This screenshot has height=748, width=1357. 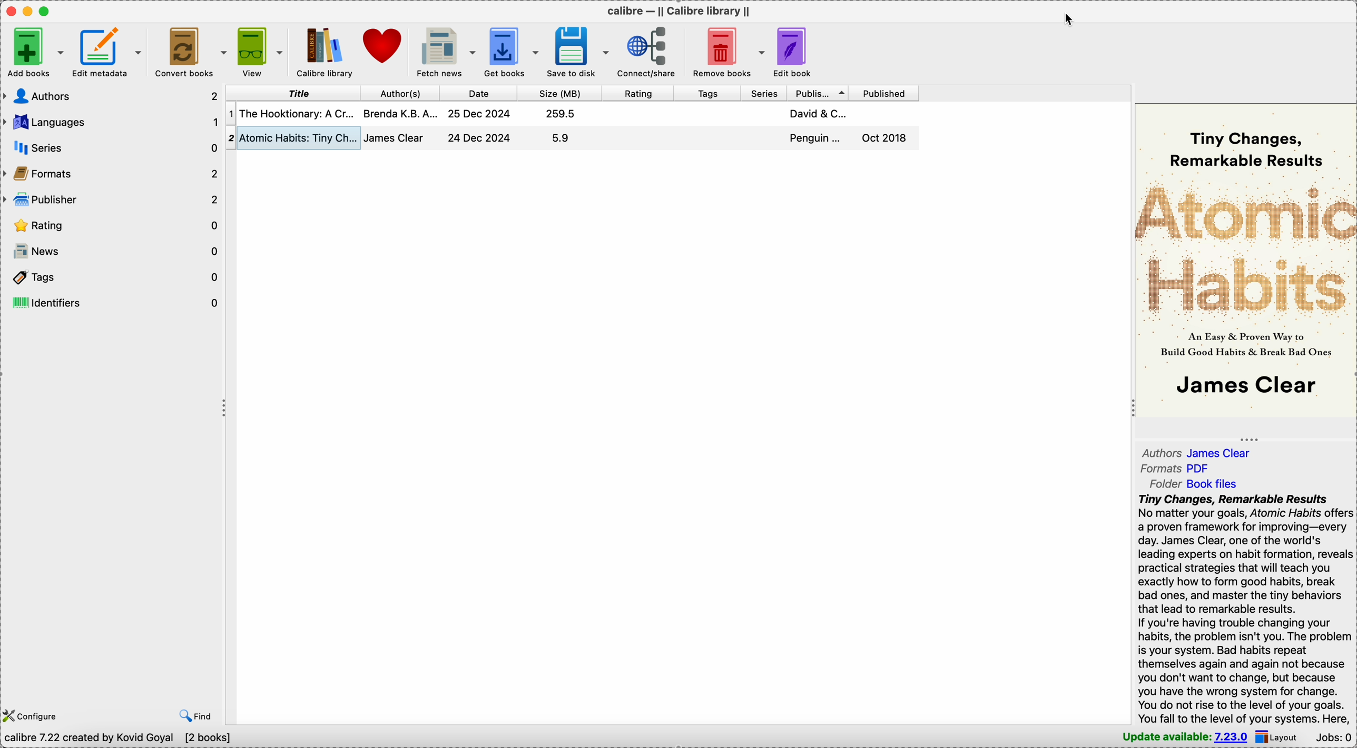 What do you see at coordinates (232, 139) in the screenshot?
I see `2` at bounding box center [232, 139].